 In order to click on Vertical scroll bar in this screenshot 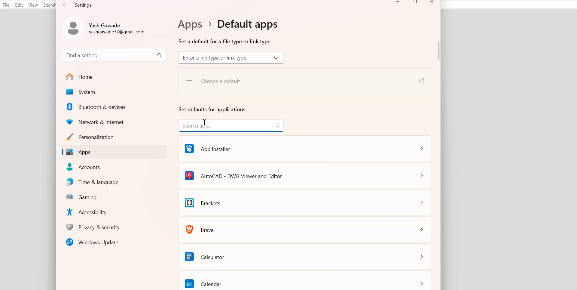, I will do `click(438, 149)`.